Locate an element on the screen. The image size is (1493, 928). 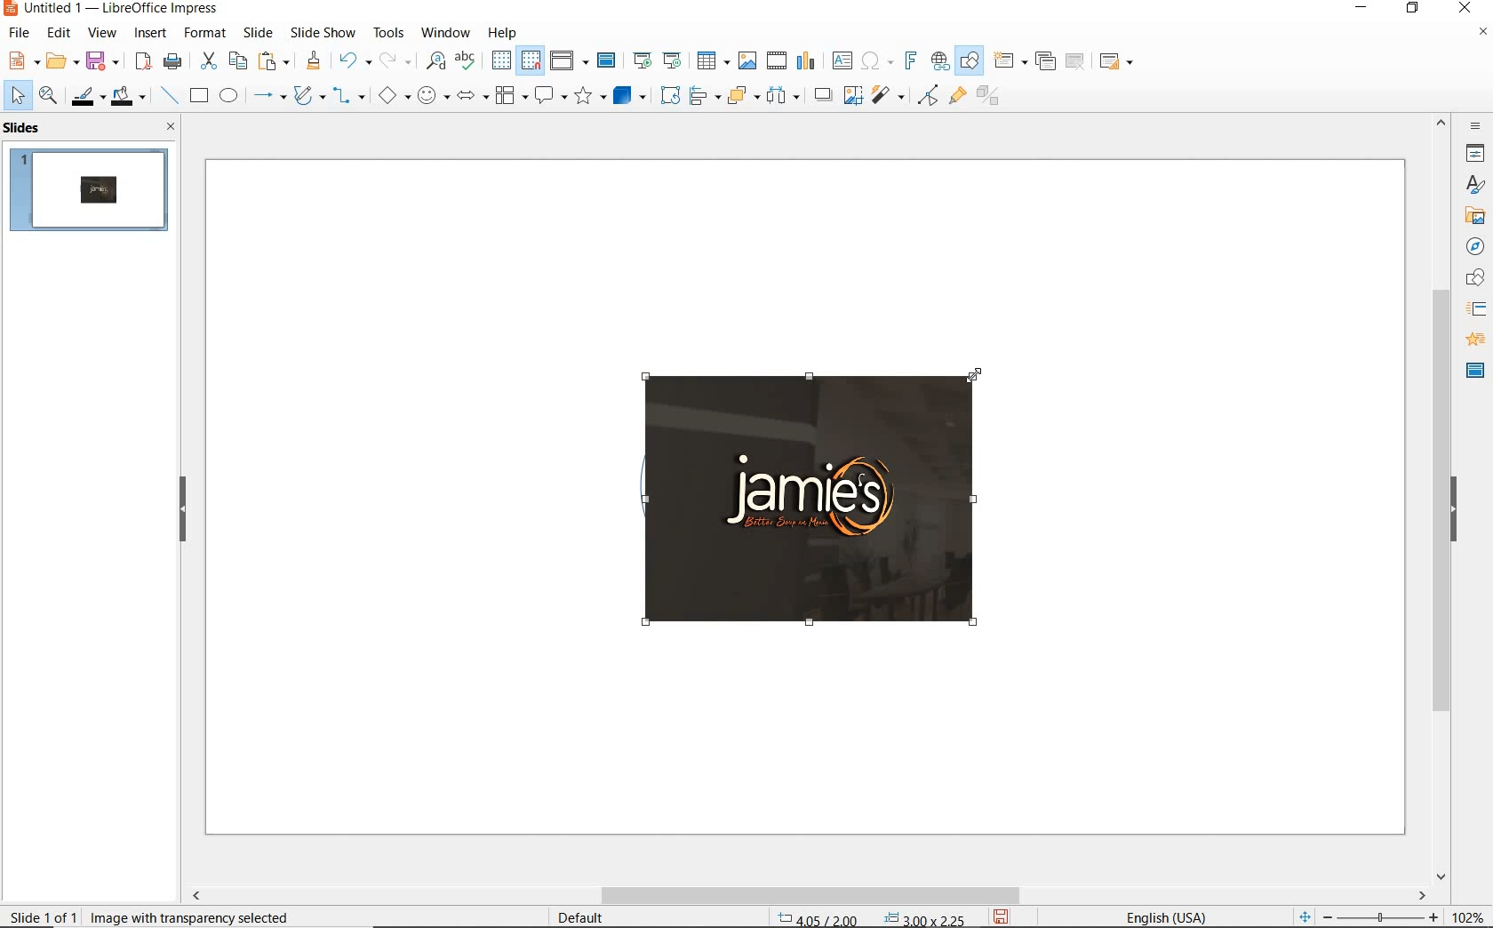
display/snap grid is located at coordinates (515, 60).